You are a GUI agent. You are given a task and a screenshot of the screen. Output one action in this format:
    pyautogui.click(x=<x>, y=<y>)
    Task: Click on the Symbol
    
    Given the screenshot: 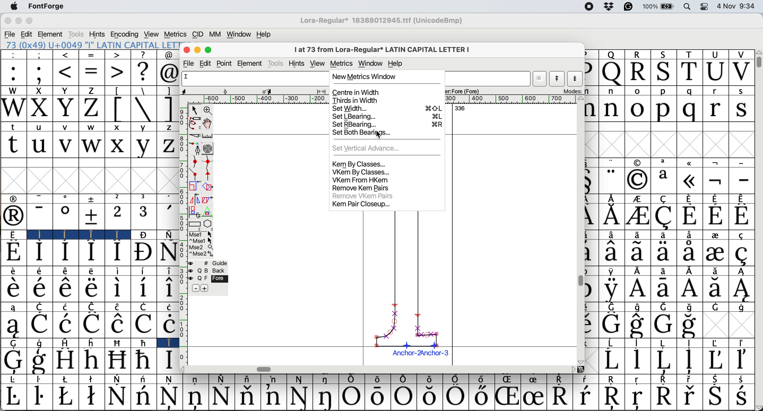 What is the action you would take?
    pyautogui.click(x=14, y=216)
    